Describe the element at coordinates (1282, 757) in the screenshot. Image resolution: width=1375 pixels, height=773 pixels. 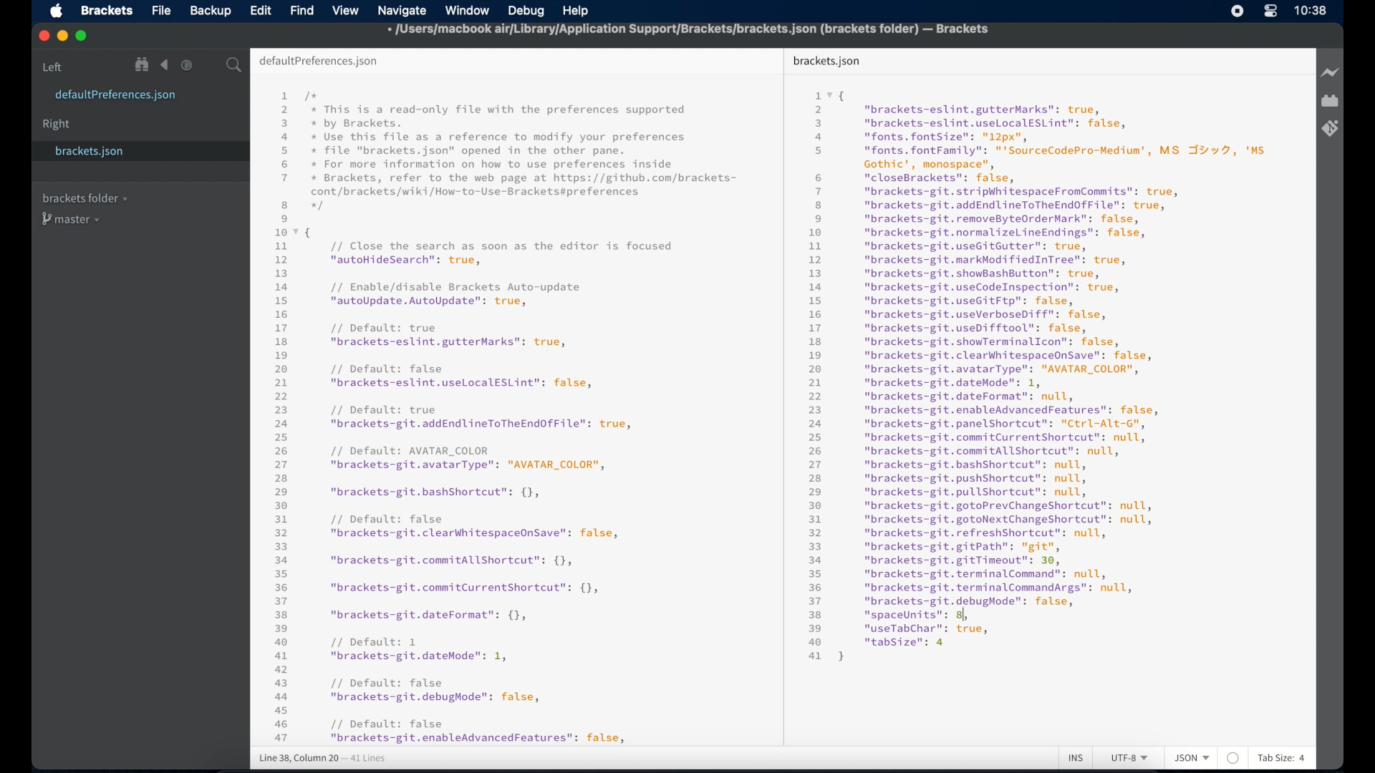
I see `tab size: 4` at that location.